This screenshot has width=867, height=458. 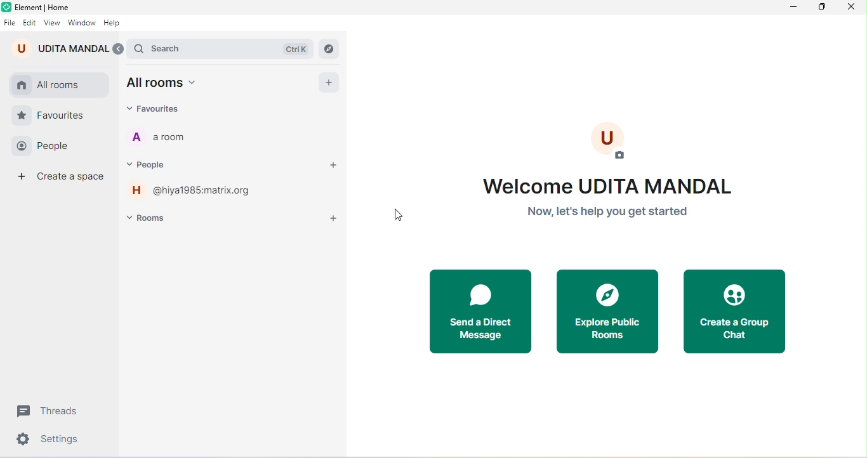 What do you see at coordinates (58, 178) in the screenshot?
I see `create a space` at bounding box center [58, 178].